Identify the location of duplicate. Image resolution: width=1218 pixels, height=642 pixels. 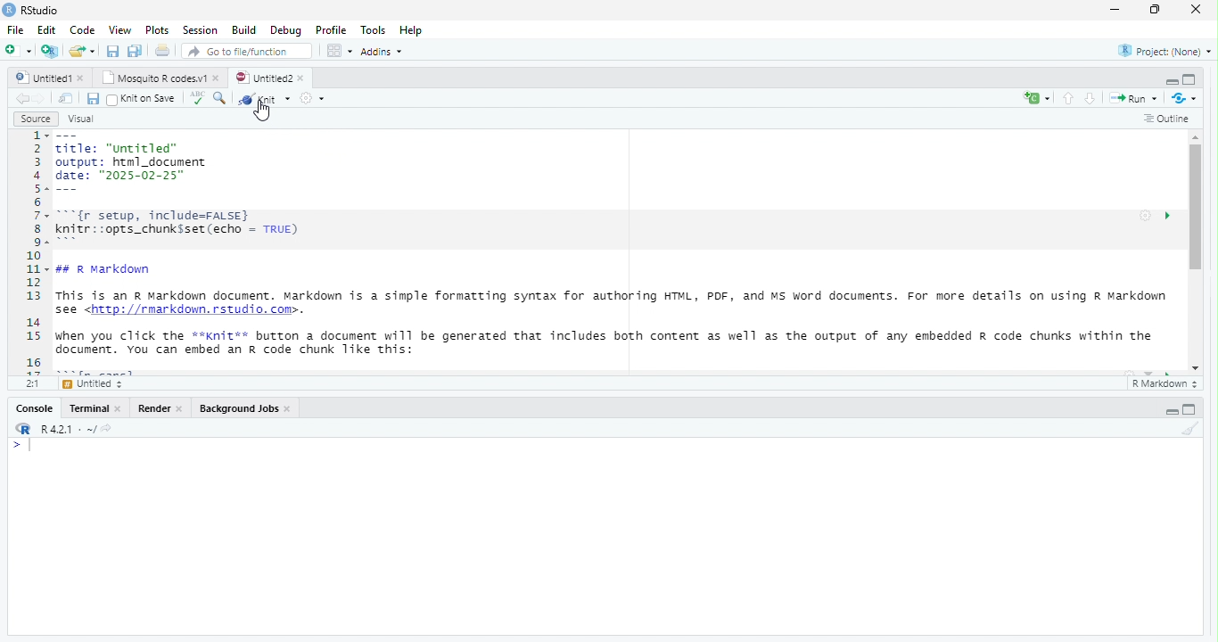
(136, 51).